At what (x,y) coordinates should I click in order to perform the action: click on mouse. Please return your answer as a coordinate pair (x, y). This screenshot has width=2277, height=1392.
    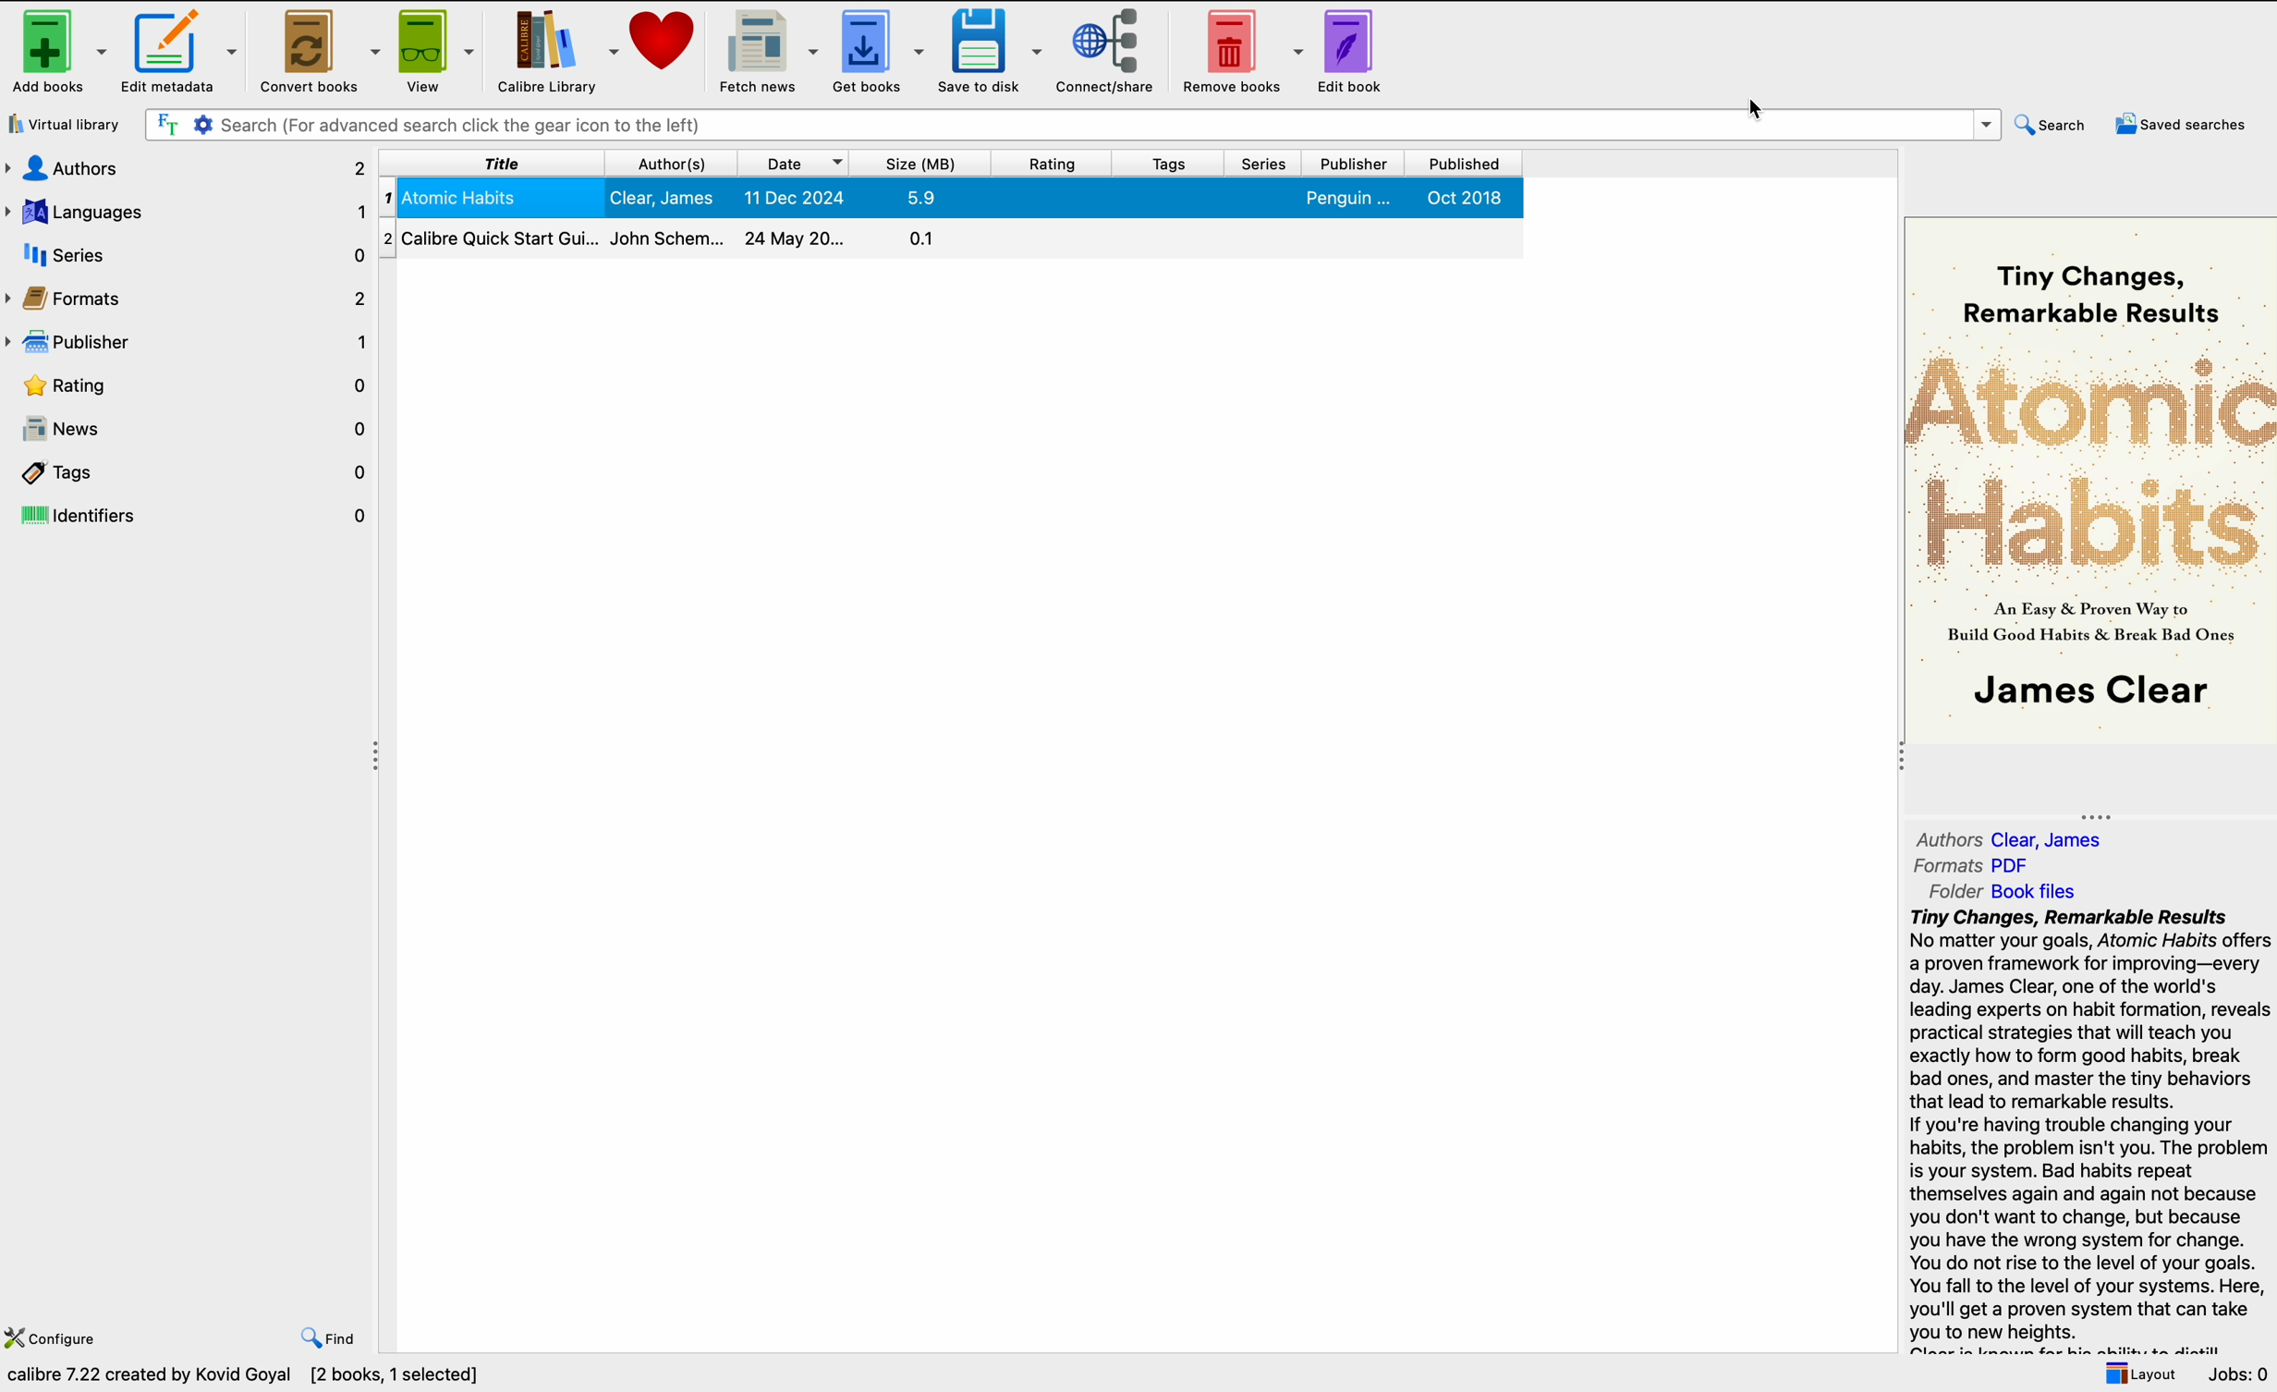
    Looking at the image, I should click on (1761, 110).